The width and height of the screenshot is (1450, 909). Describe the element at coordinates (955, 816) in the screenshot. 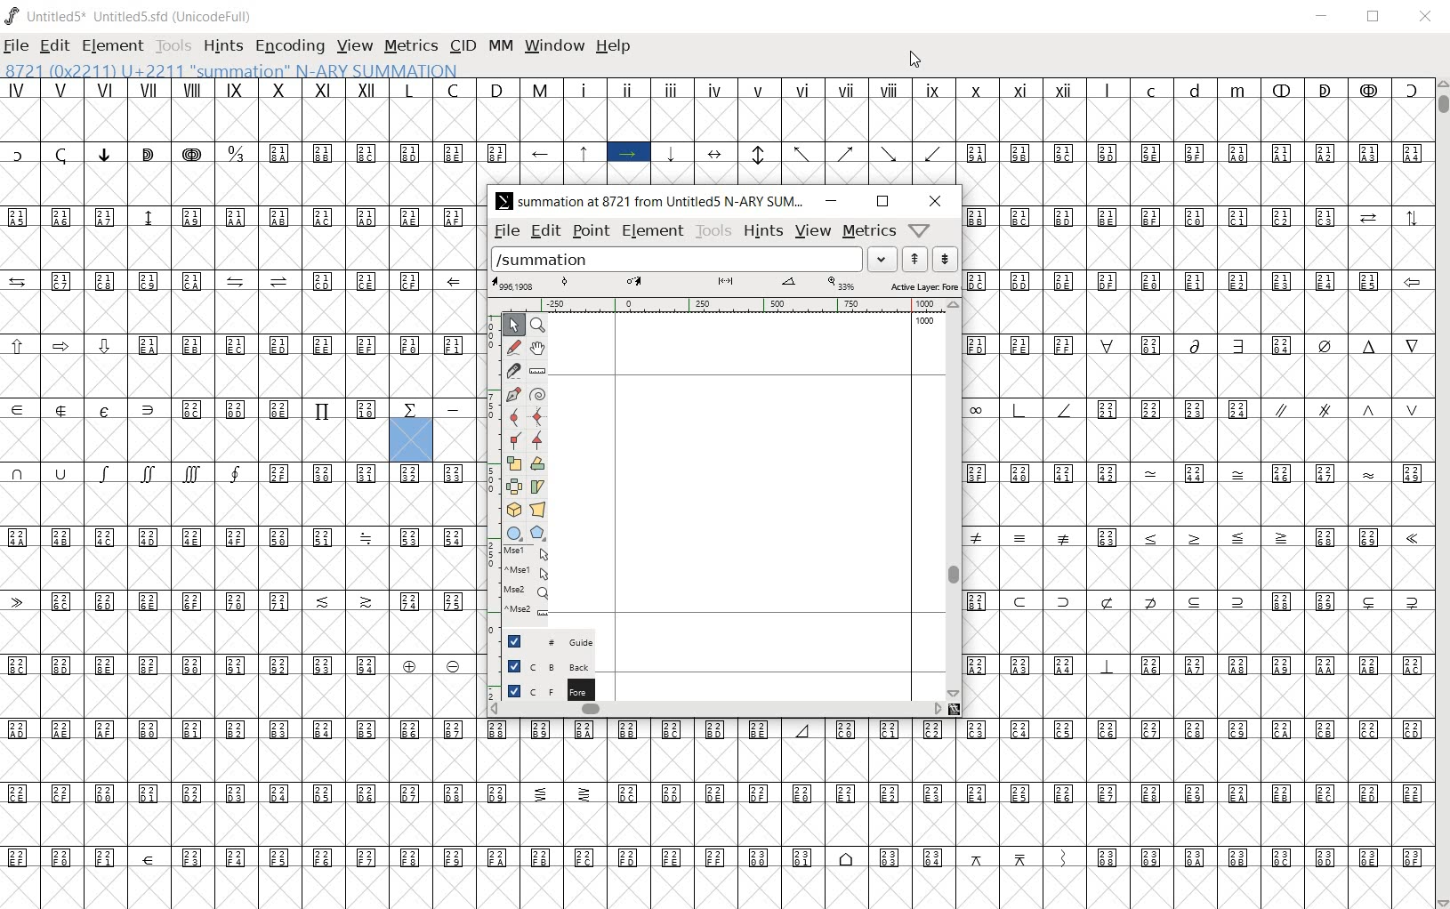

I see `glyph characters` at that location.